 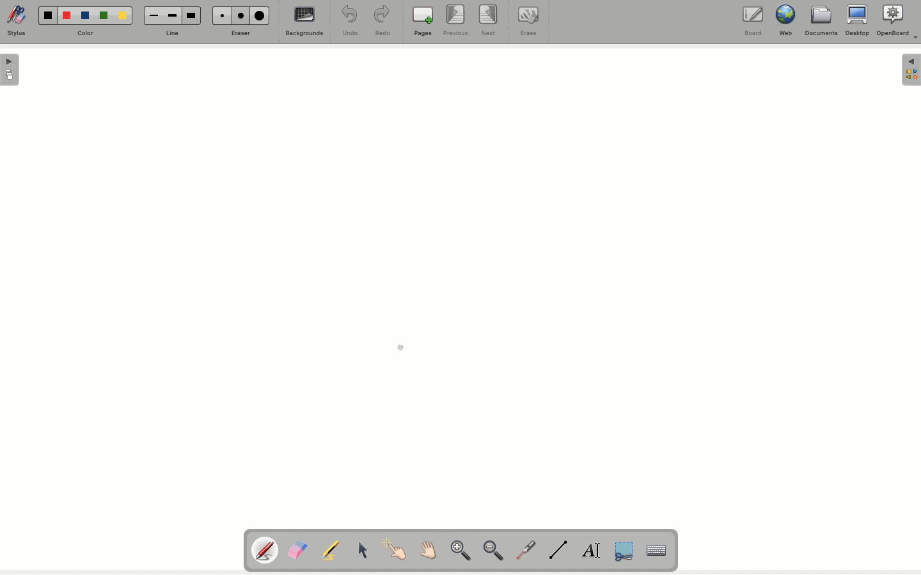 I want to click on Black, so click(x=49, y=15).